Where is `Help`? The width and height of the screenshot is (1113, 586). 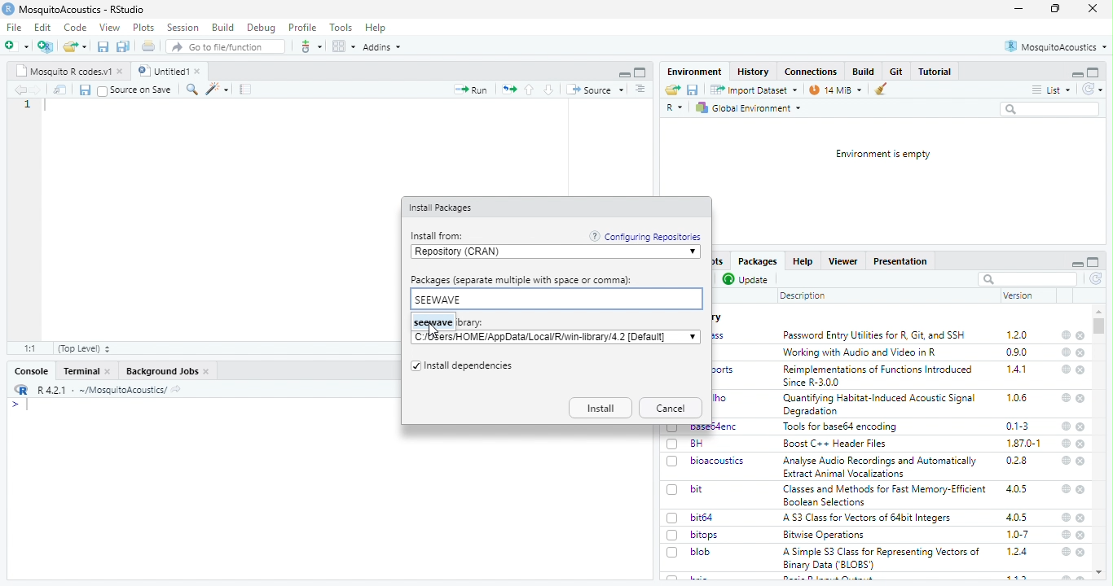
Help is located at coordinates (803, 261).